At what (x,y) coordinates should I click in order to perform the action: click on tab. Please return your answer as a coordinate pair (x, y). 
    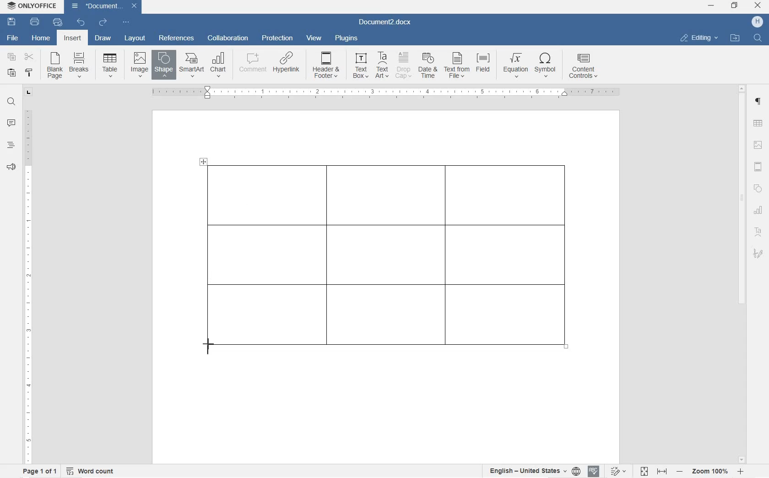
    Looking at the image, I should click on (29, 93).